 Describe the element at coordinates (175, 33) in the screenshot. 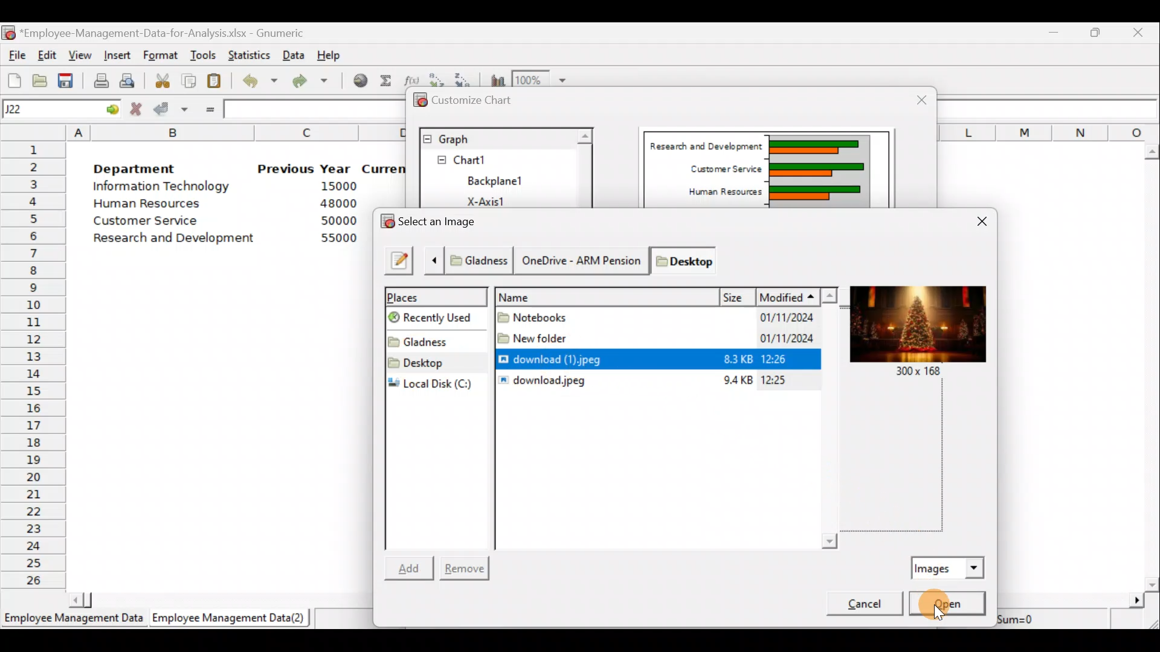

I see `‘Employee-Management-Data-for-Analysis.xlsx - Gnumeric` at that location.